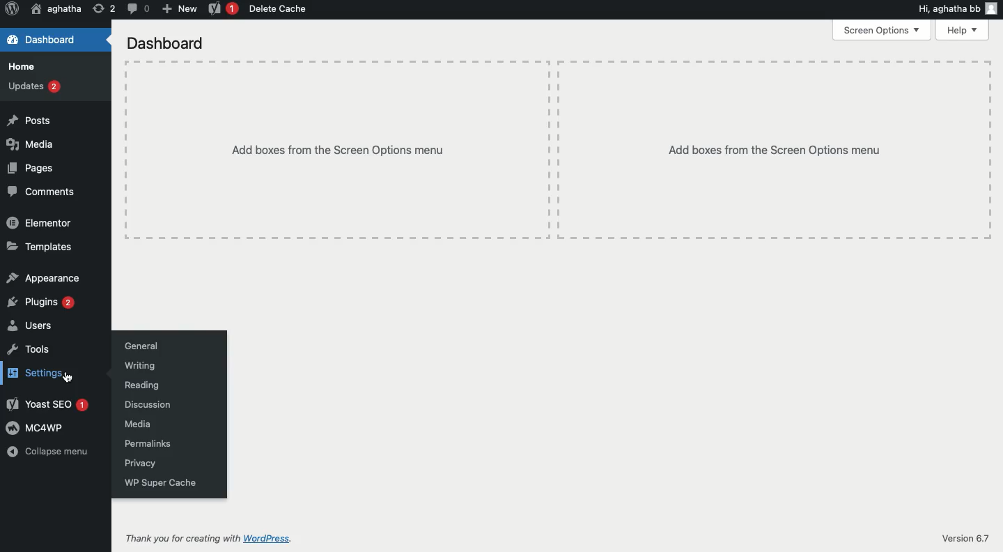  Describe the element at coordinates (165, 44) in the screenshot. I see `Dashboard` at that location.